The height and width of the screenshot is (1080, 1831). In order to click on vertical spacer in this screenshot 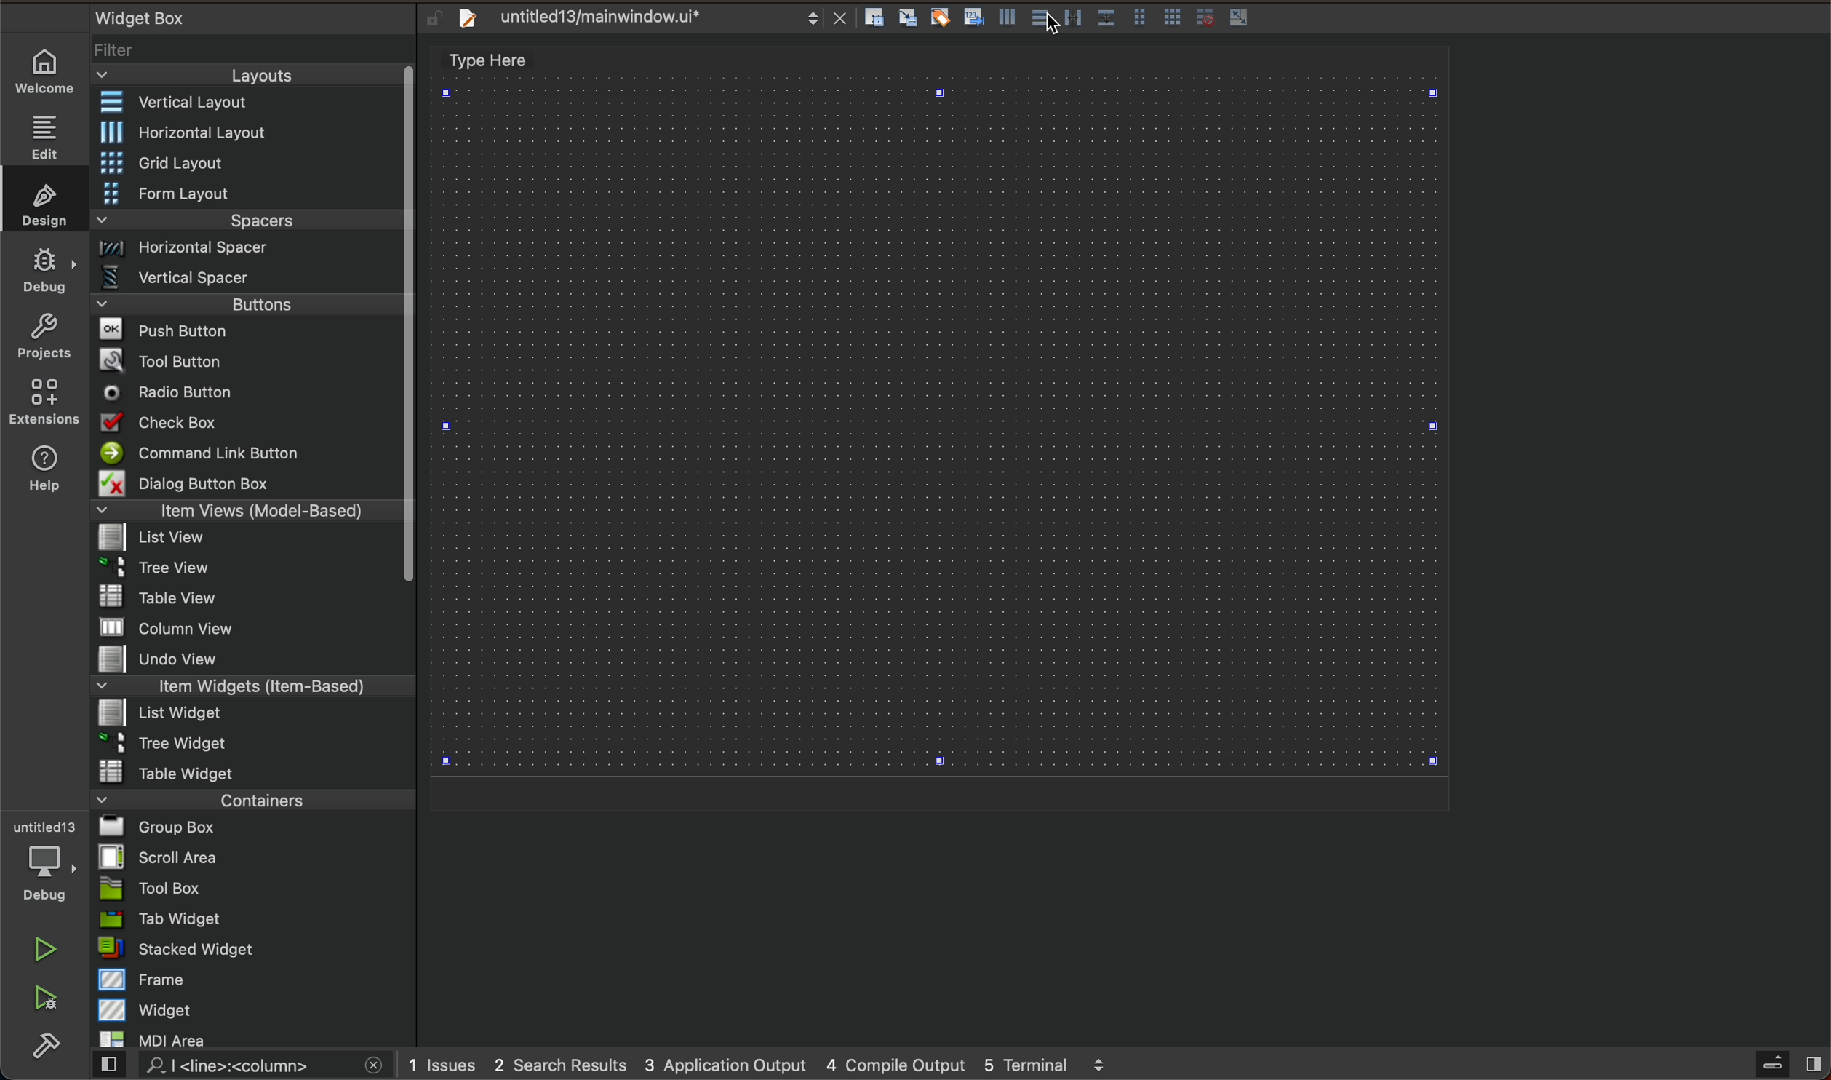, I will do `click(247, 277)`.